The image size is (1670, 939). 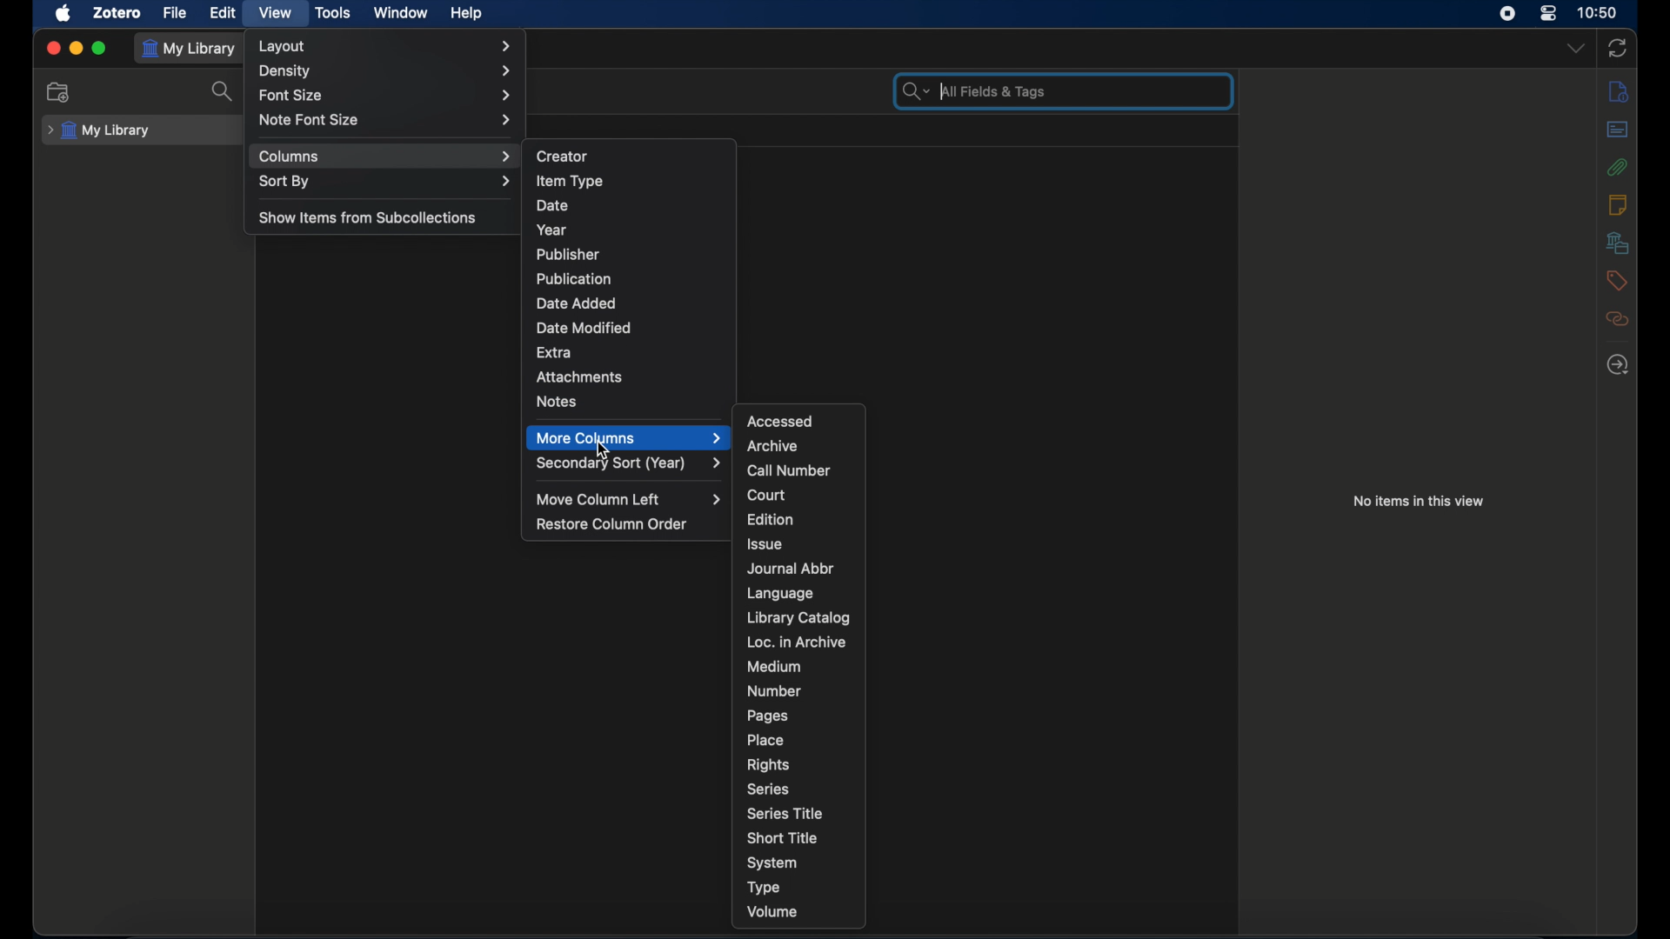 What do you see at coordinates (612, 524) in the screenshot?
I see `restore column order` at bounding box center [612, 524].